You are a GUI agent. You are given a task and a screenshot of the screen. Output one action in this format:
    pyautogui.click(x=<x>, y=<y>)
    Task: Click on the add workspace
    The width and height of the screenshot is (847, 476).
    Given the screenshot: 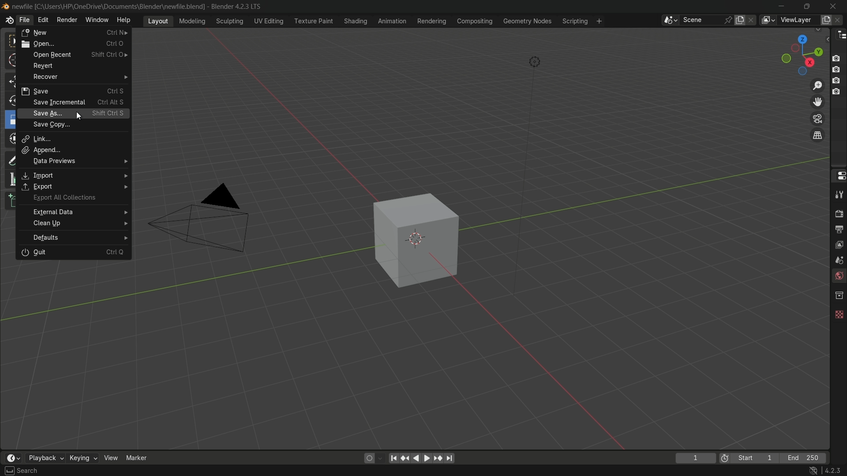 What is the action you would take?
    pyautogui.click(x=598, y=21)
    